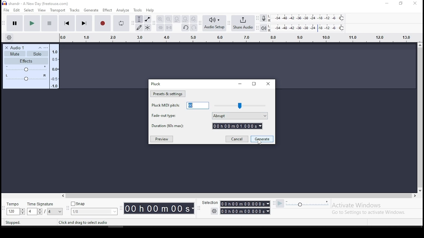 The width and height of the screenshot is (424, 238). What do you see at coordinates (138, 10) in the screenshot?
I see `tools` at bounding box center [138, 10].